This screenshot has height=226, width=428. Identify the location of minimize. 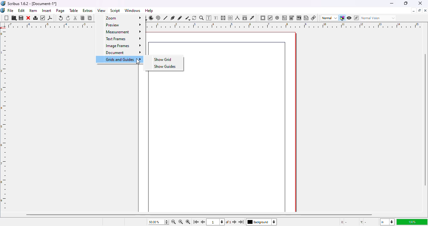
(413, 11).